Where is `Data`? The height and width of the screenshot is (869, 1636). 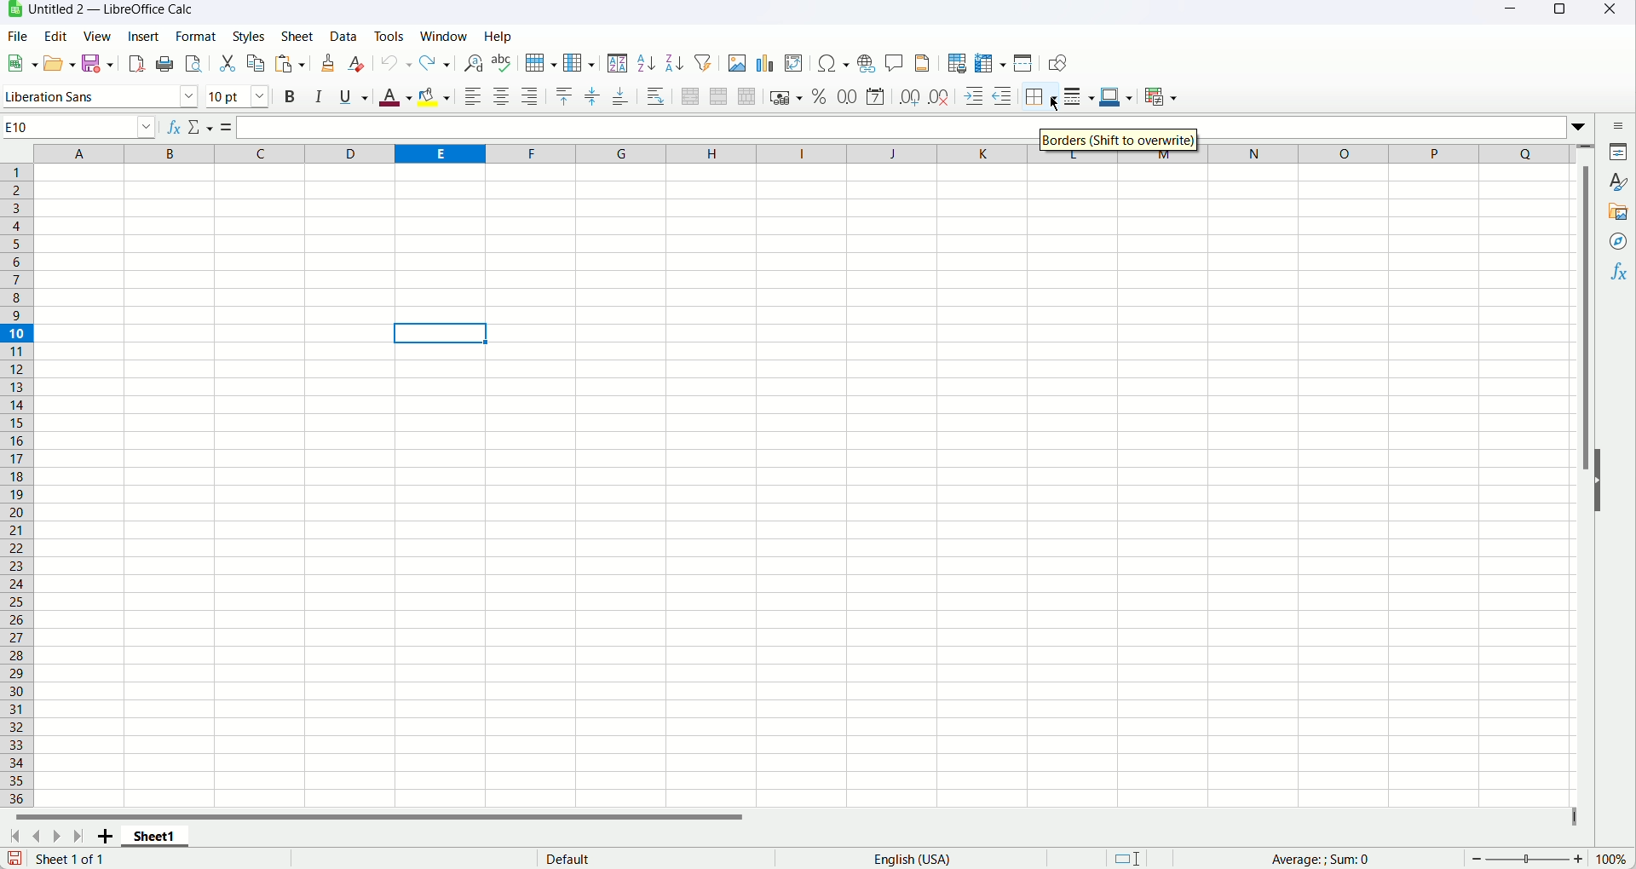 Data is located at coordinates (342, 37).